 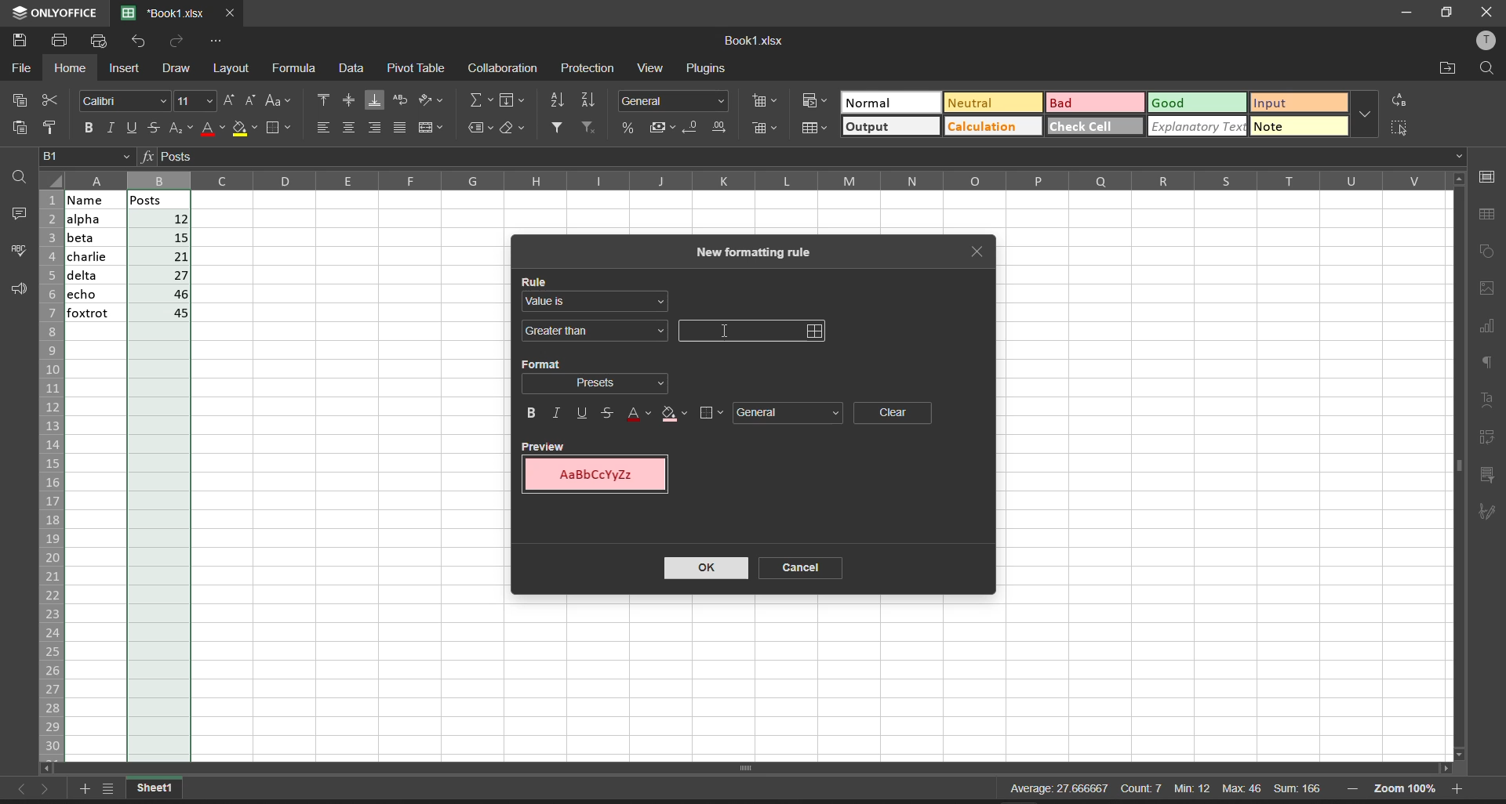 What do you see at coordinates (1490, 472) in the screenshot?
I see `slicer settings` at bounding box center [1490, 472].